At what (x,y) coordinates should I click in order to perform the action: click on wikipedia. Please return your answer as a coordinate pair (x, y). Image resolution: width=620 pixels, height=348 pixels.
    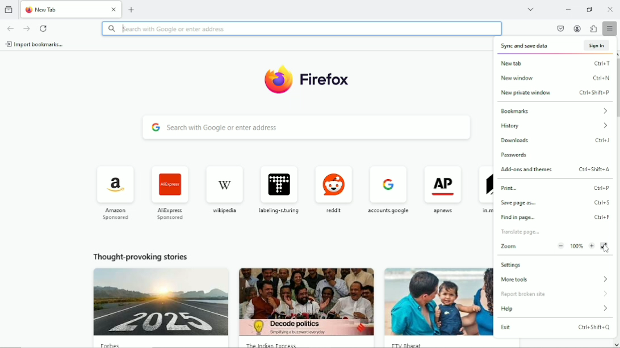
    Looking at the image, I should click on (223, 188).